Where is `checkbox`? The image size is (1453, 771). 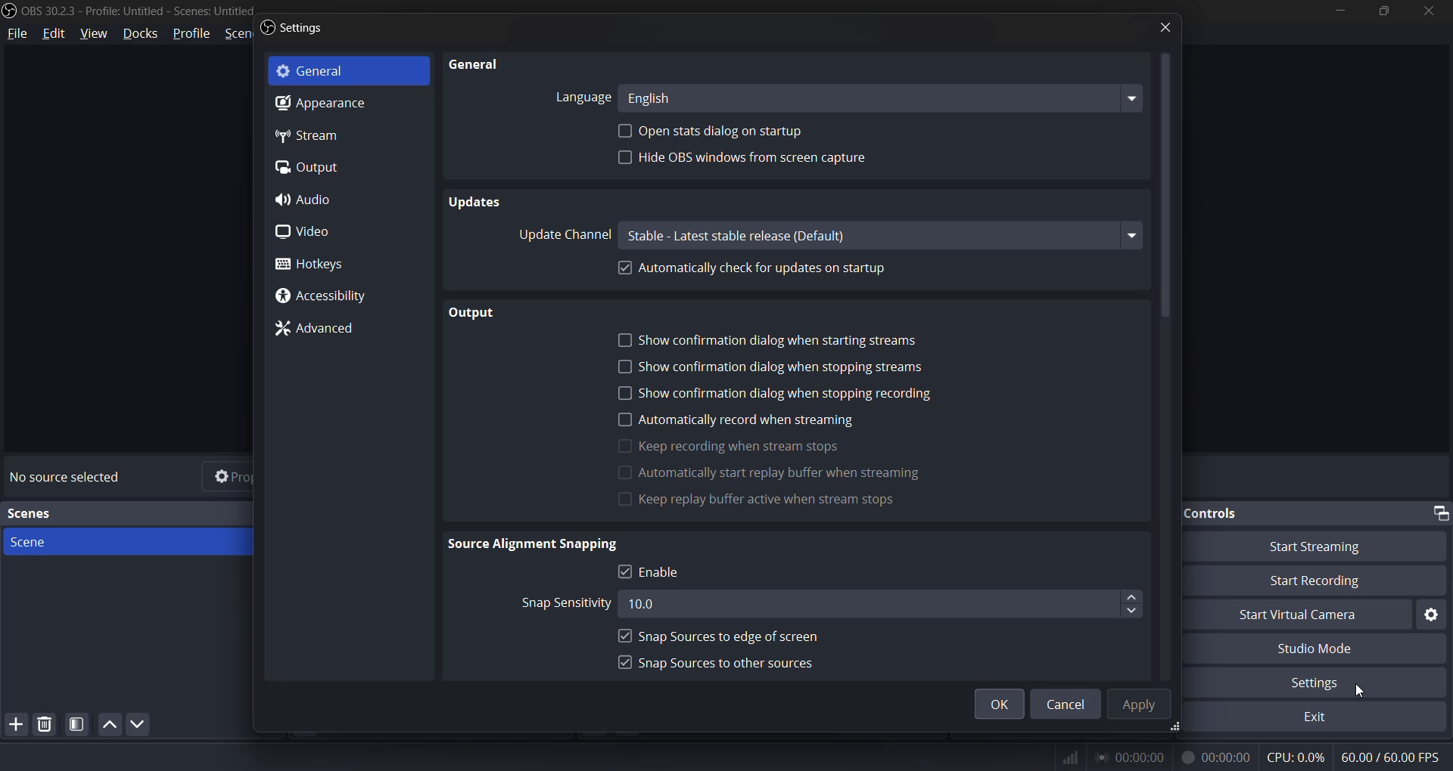
checkbox is located at coordinates (626, 445).